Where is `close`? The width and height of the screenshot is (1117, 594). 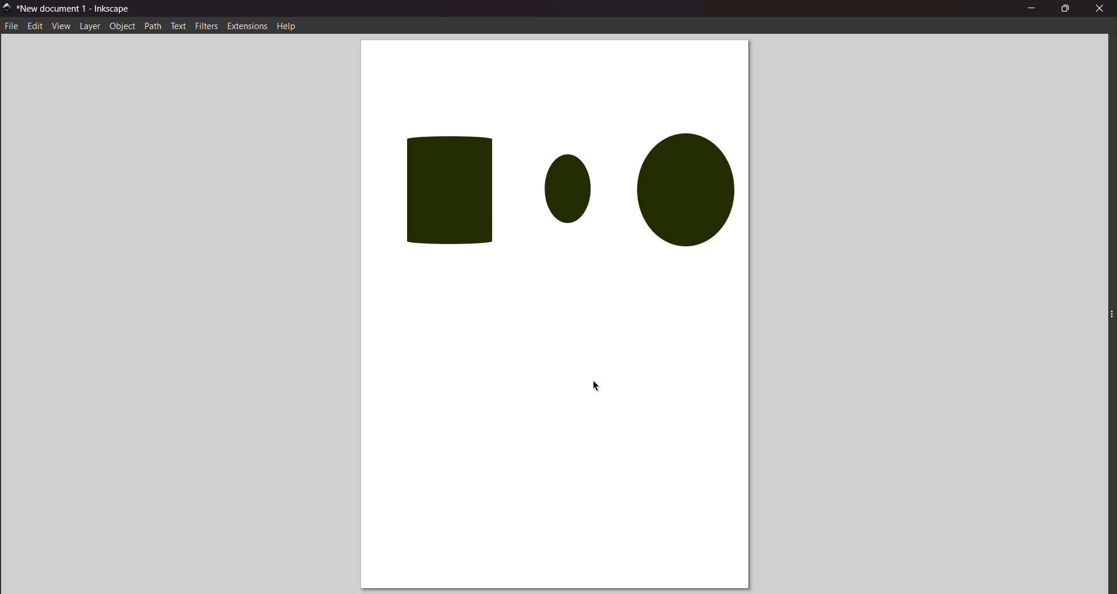 close is located at coordinates (1099, 9).